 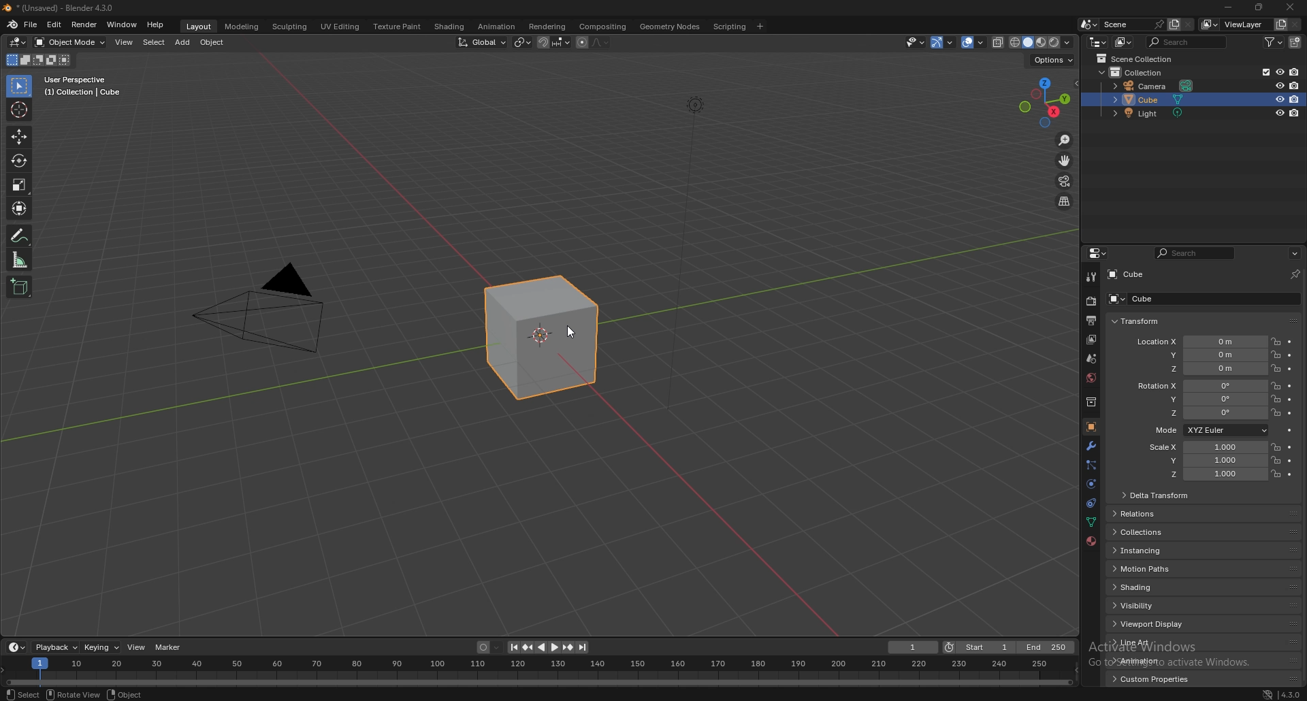 What do you see at coordinates (1065, 161) in the screenshot?
I see `move the view` at bounding box center [1065, 161].